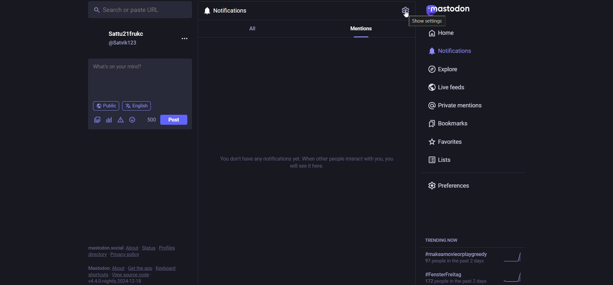 The height and width of the screenshot is (285, 613). Describe the element at coordinates (139, 79) in the screenshot. I see `What's on your mind?` at that location.